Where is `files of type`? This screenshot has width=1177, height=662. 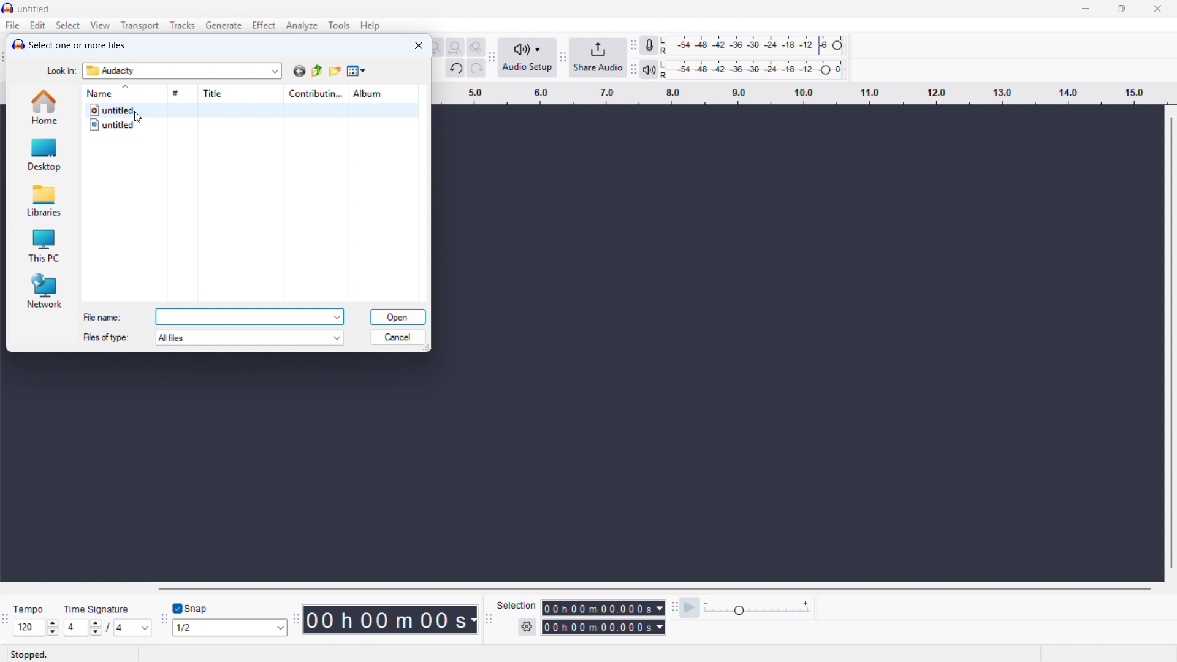 files of type is located at coordinates (105, 337).